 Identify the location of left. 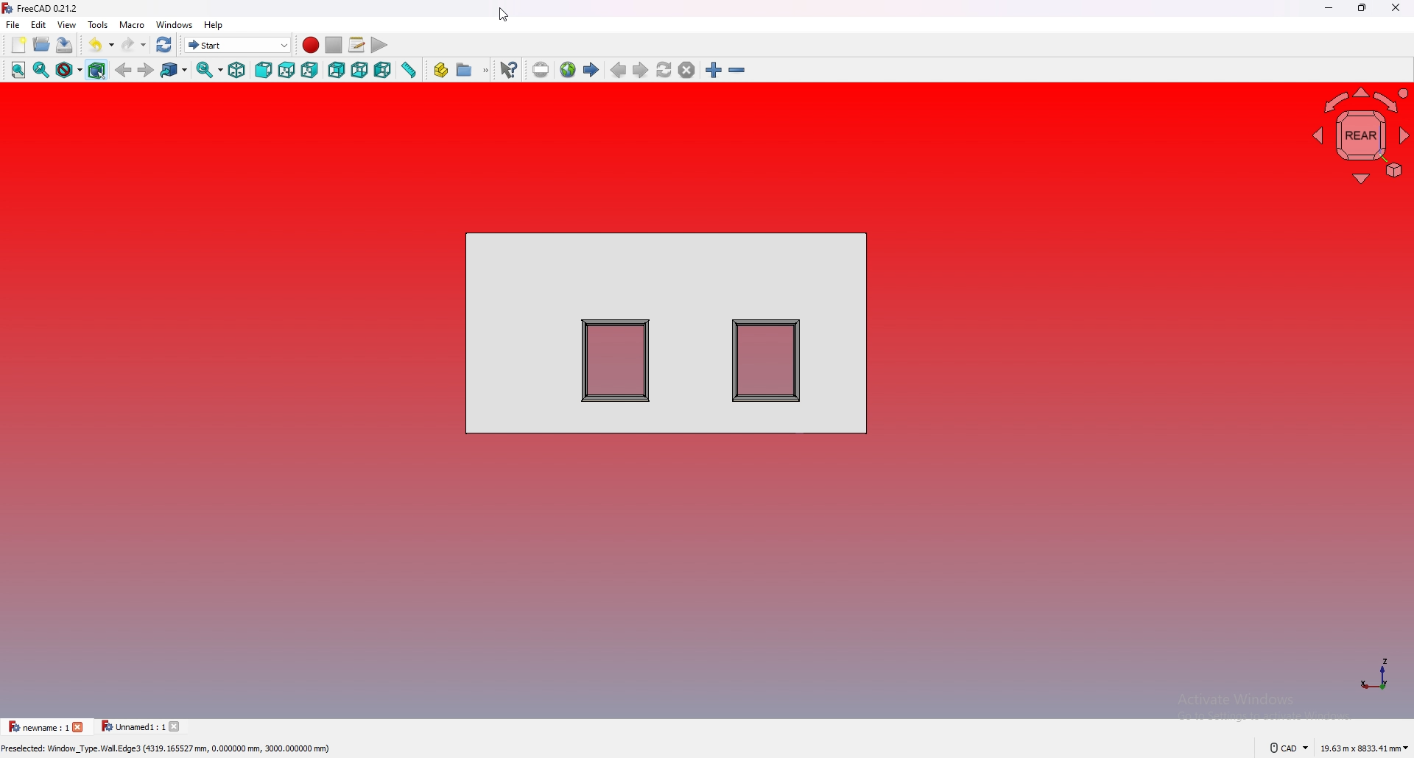
(383, 71).